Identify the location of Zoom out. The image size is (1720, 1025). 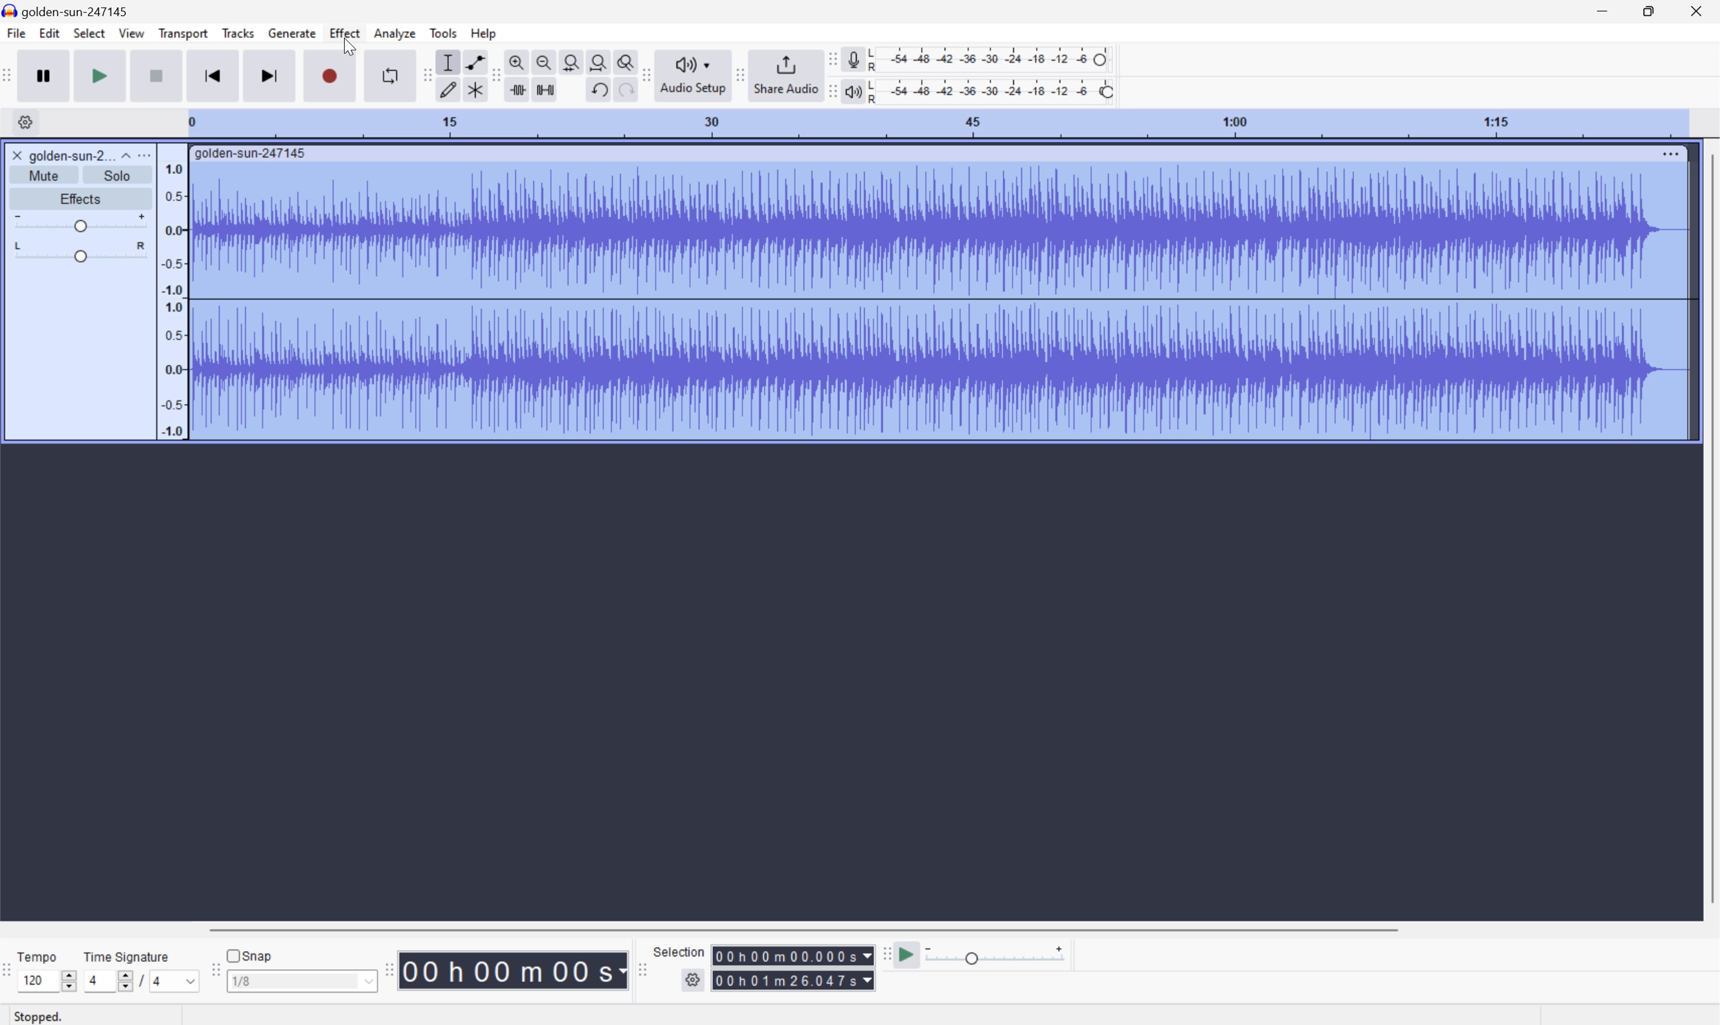
(544, 61).